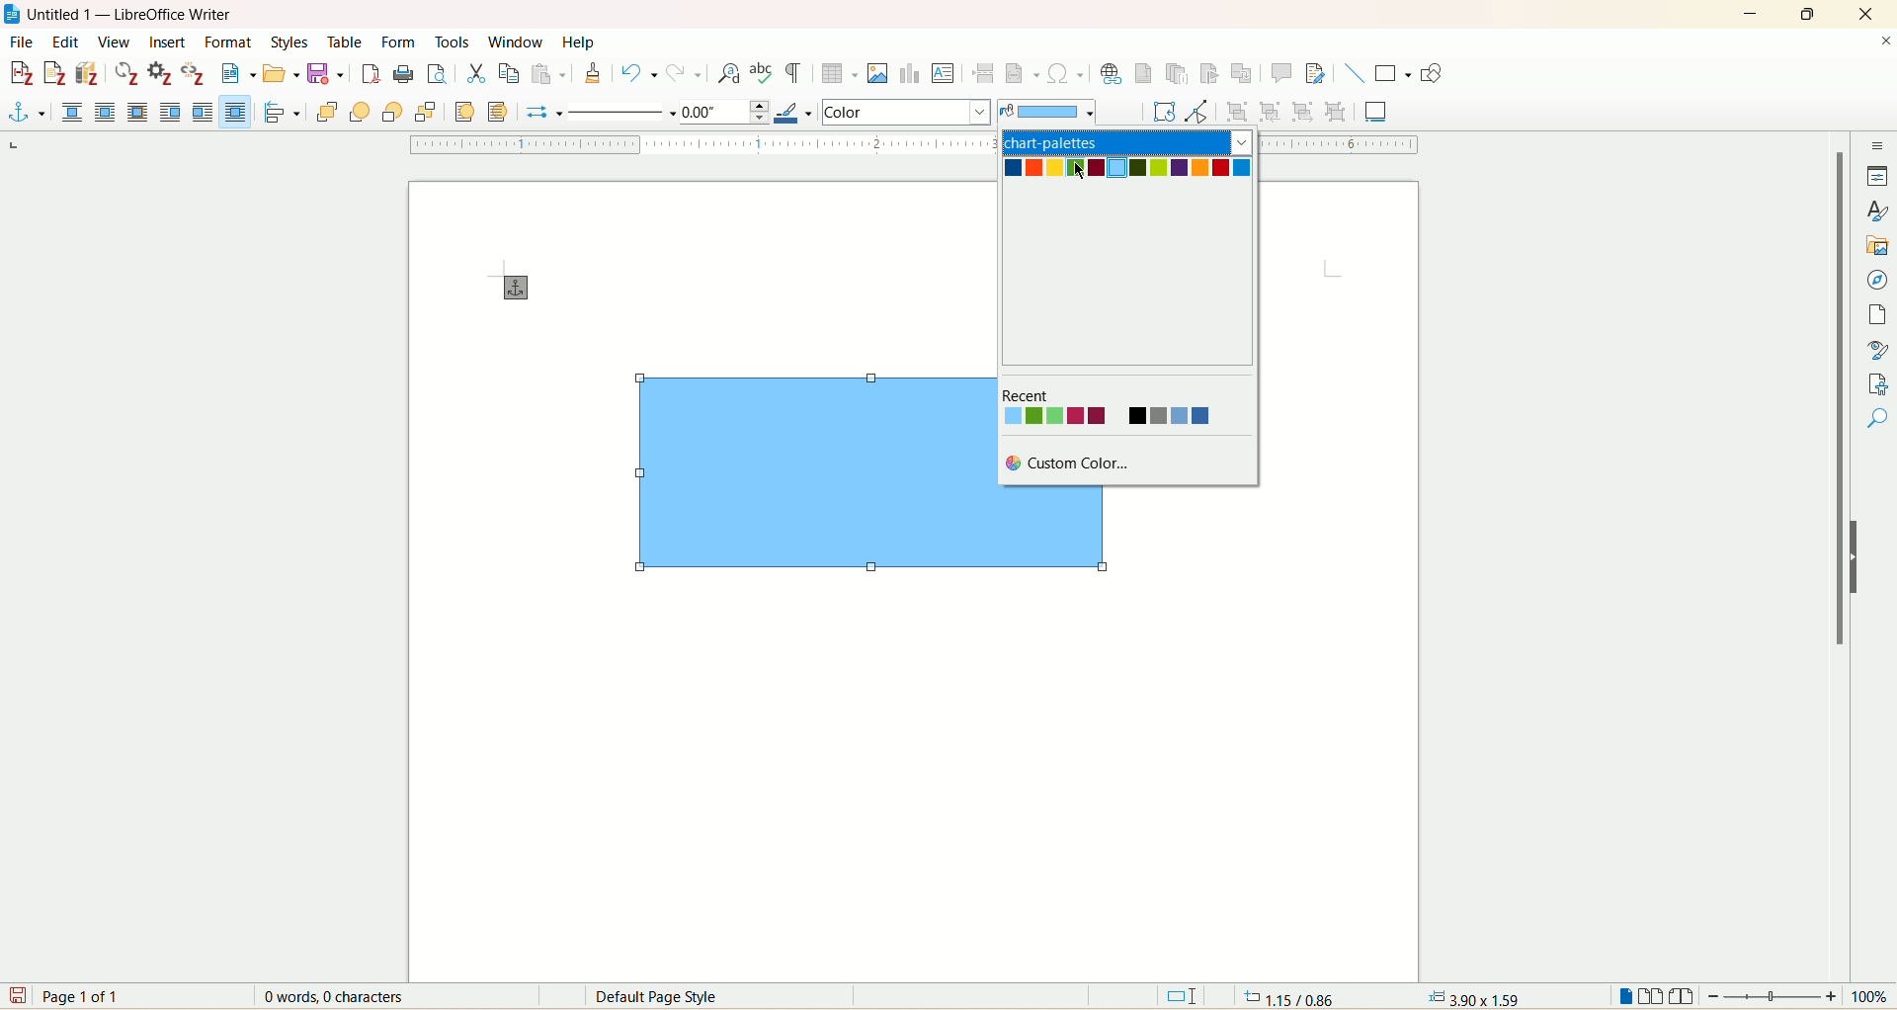 The image size is (1897, 1010). What do you see at coordinates (402, 74) in the screenshot?
I see `print` at bounding box center [402, 74].